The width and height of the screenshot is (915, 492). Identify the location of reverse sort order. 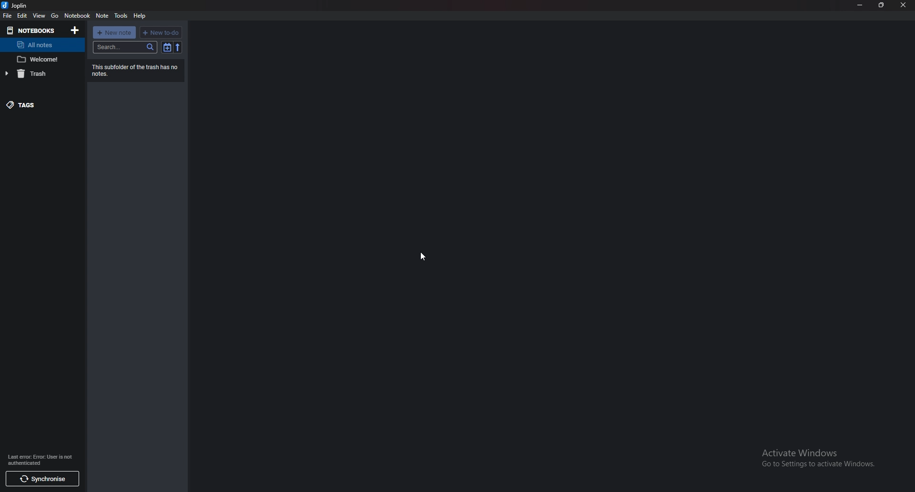
(177, 47).